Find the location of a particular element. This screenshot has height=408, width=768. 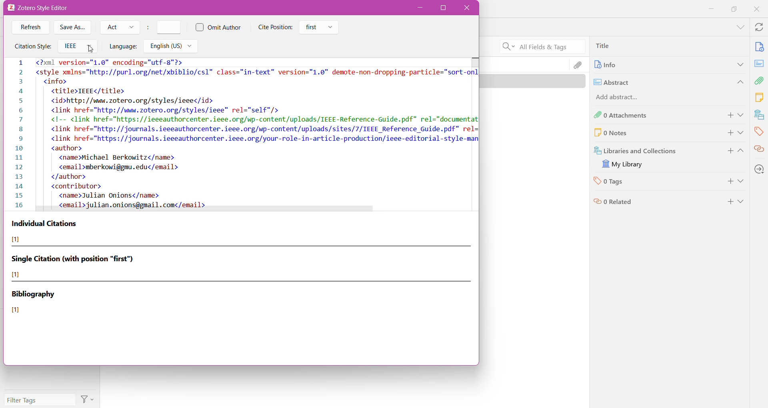

cursor is located at coordinates (90, 48).